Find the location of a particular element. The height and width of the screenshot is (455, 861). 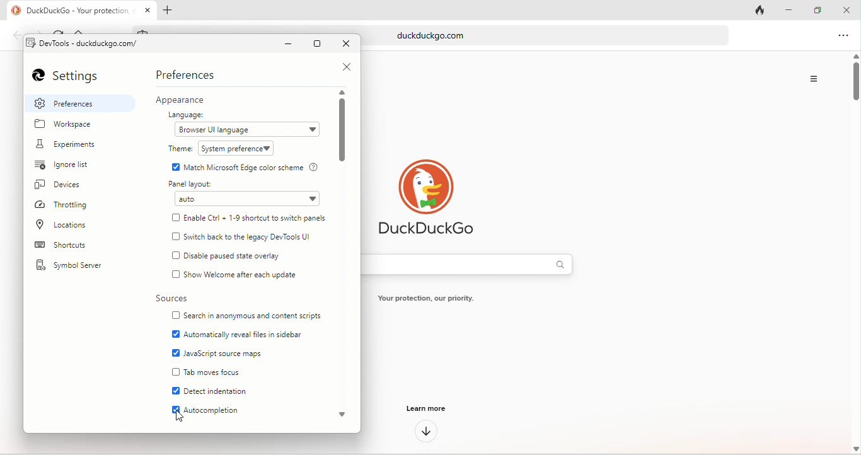

java script source maps is located at coordinates (228, 352).